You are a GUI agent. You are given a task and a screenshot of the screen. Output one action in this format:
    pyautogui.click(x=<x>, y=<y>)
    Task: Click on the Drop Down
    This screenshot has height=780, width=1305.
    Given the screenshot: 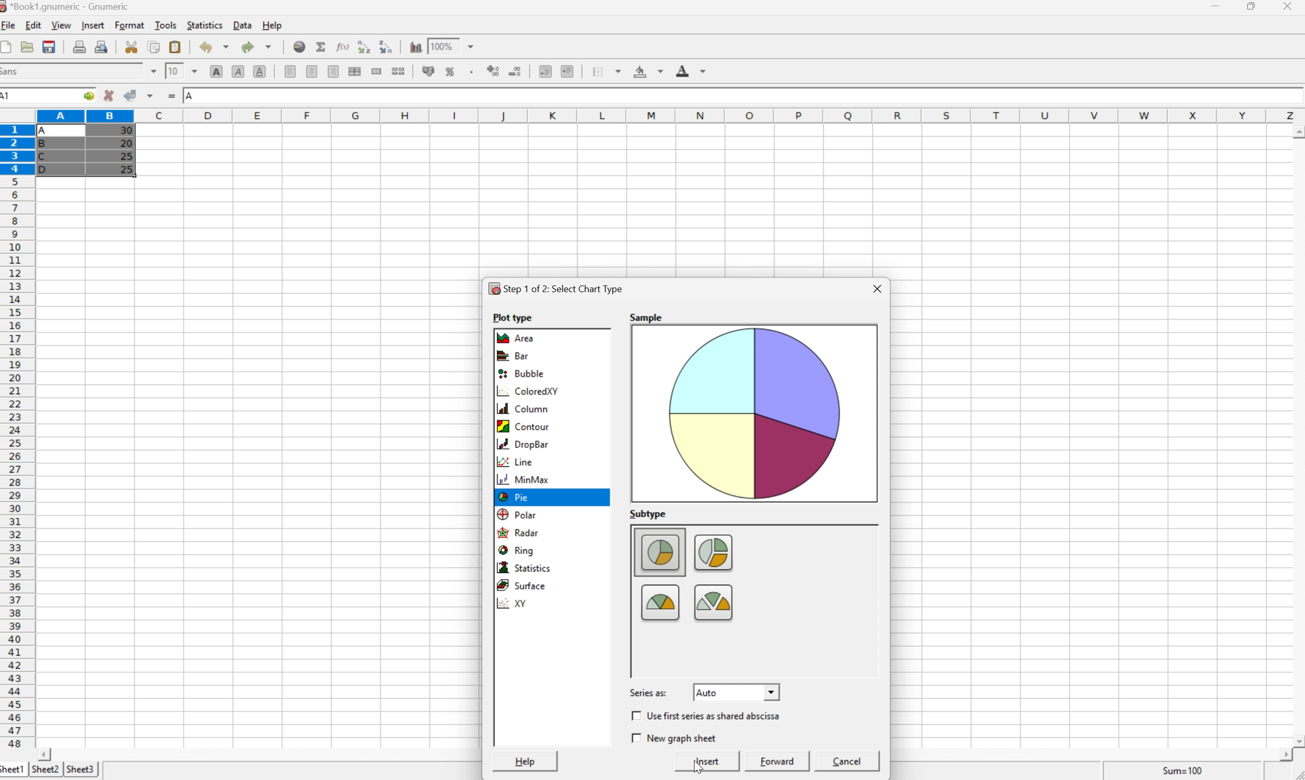 What is the action you would take?
    pyautogui.click(x=474, y=45)
    